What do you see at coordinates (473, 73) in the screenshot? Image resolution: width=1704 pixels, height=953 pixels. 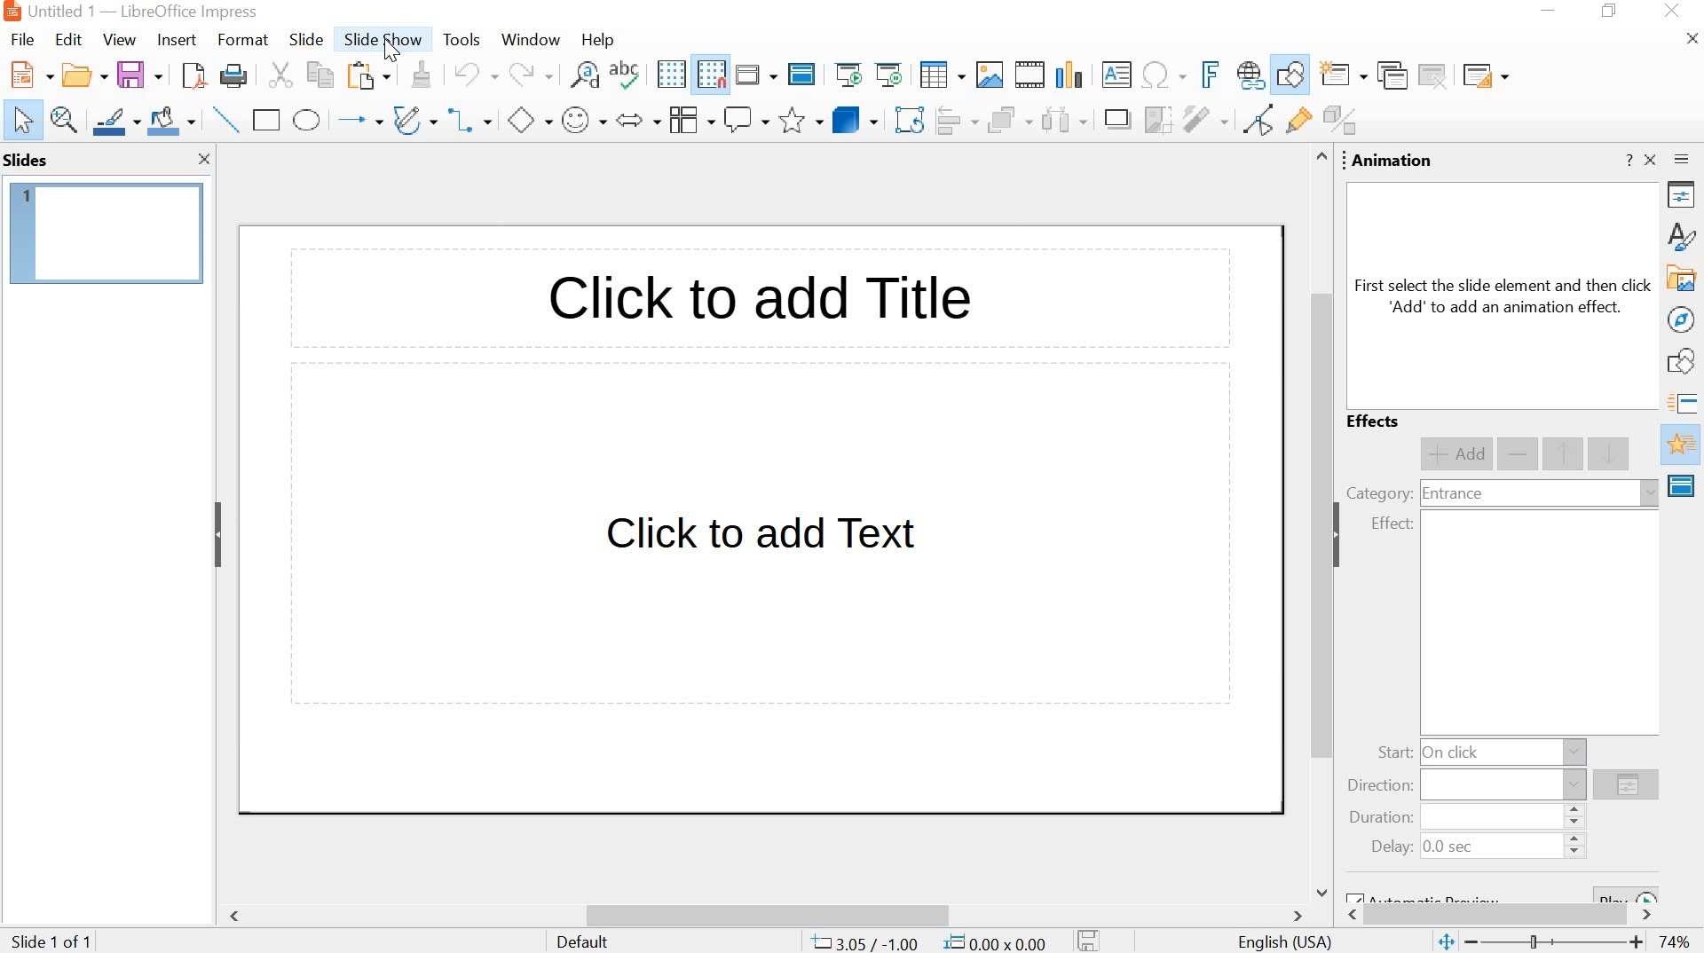 I see `undo` at bounding box center [473, 73].